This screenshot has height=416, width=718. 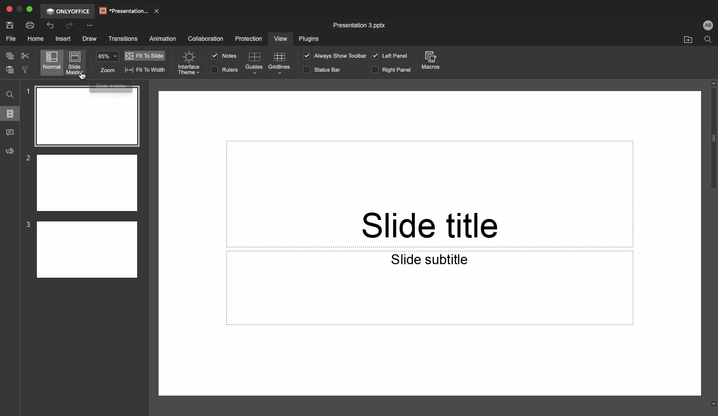 What do you see at coordinates (69, 11) in the screenshot?
I see `OnlyOffice` at bounding box center [69, 11].